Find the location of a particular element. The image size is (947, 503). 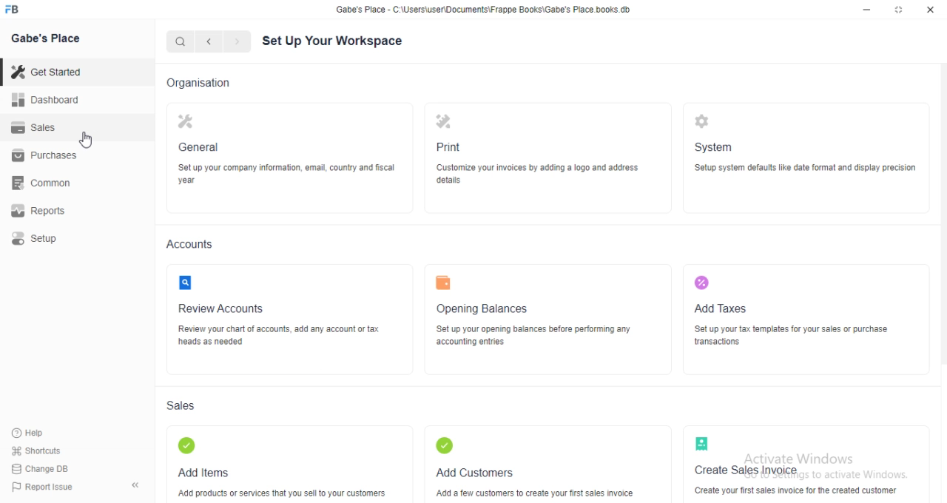

Shortcuts is located at coordinates (37, 451).